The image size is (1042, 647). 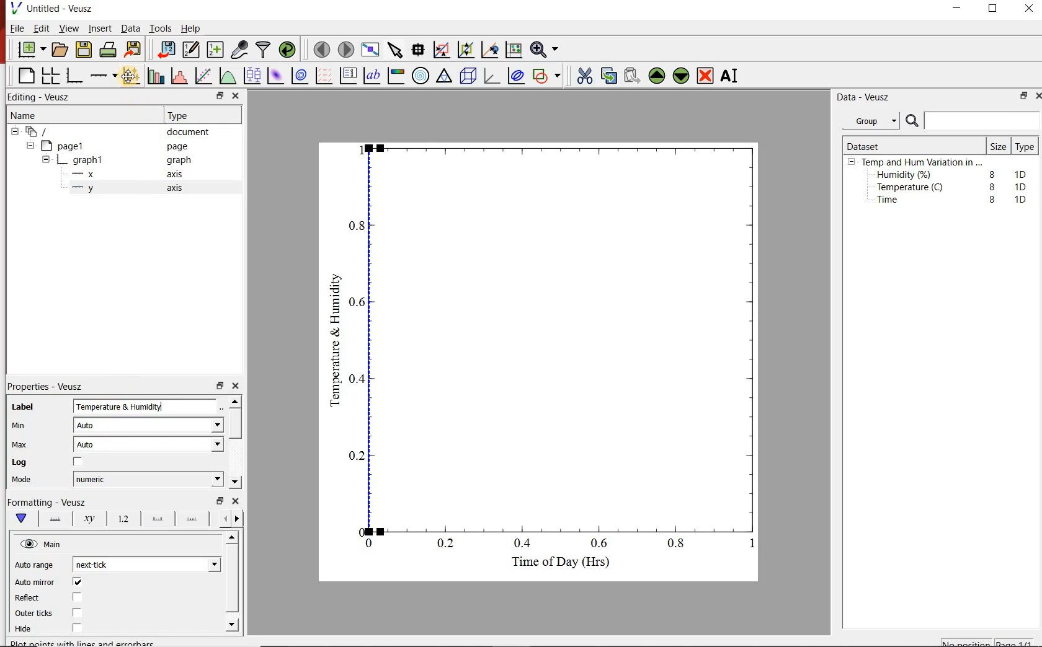 I want to click on plot covariance ellipses, so click(x=519, y=78).